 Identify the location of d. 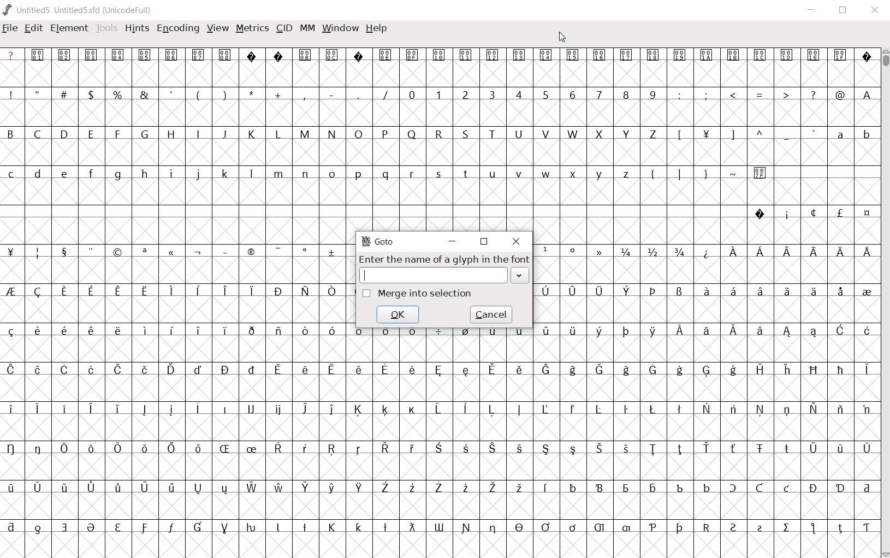
(38, 175).